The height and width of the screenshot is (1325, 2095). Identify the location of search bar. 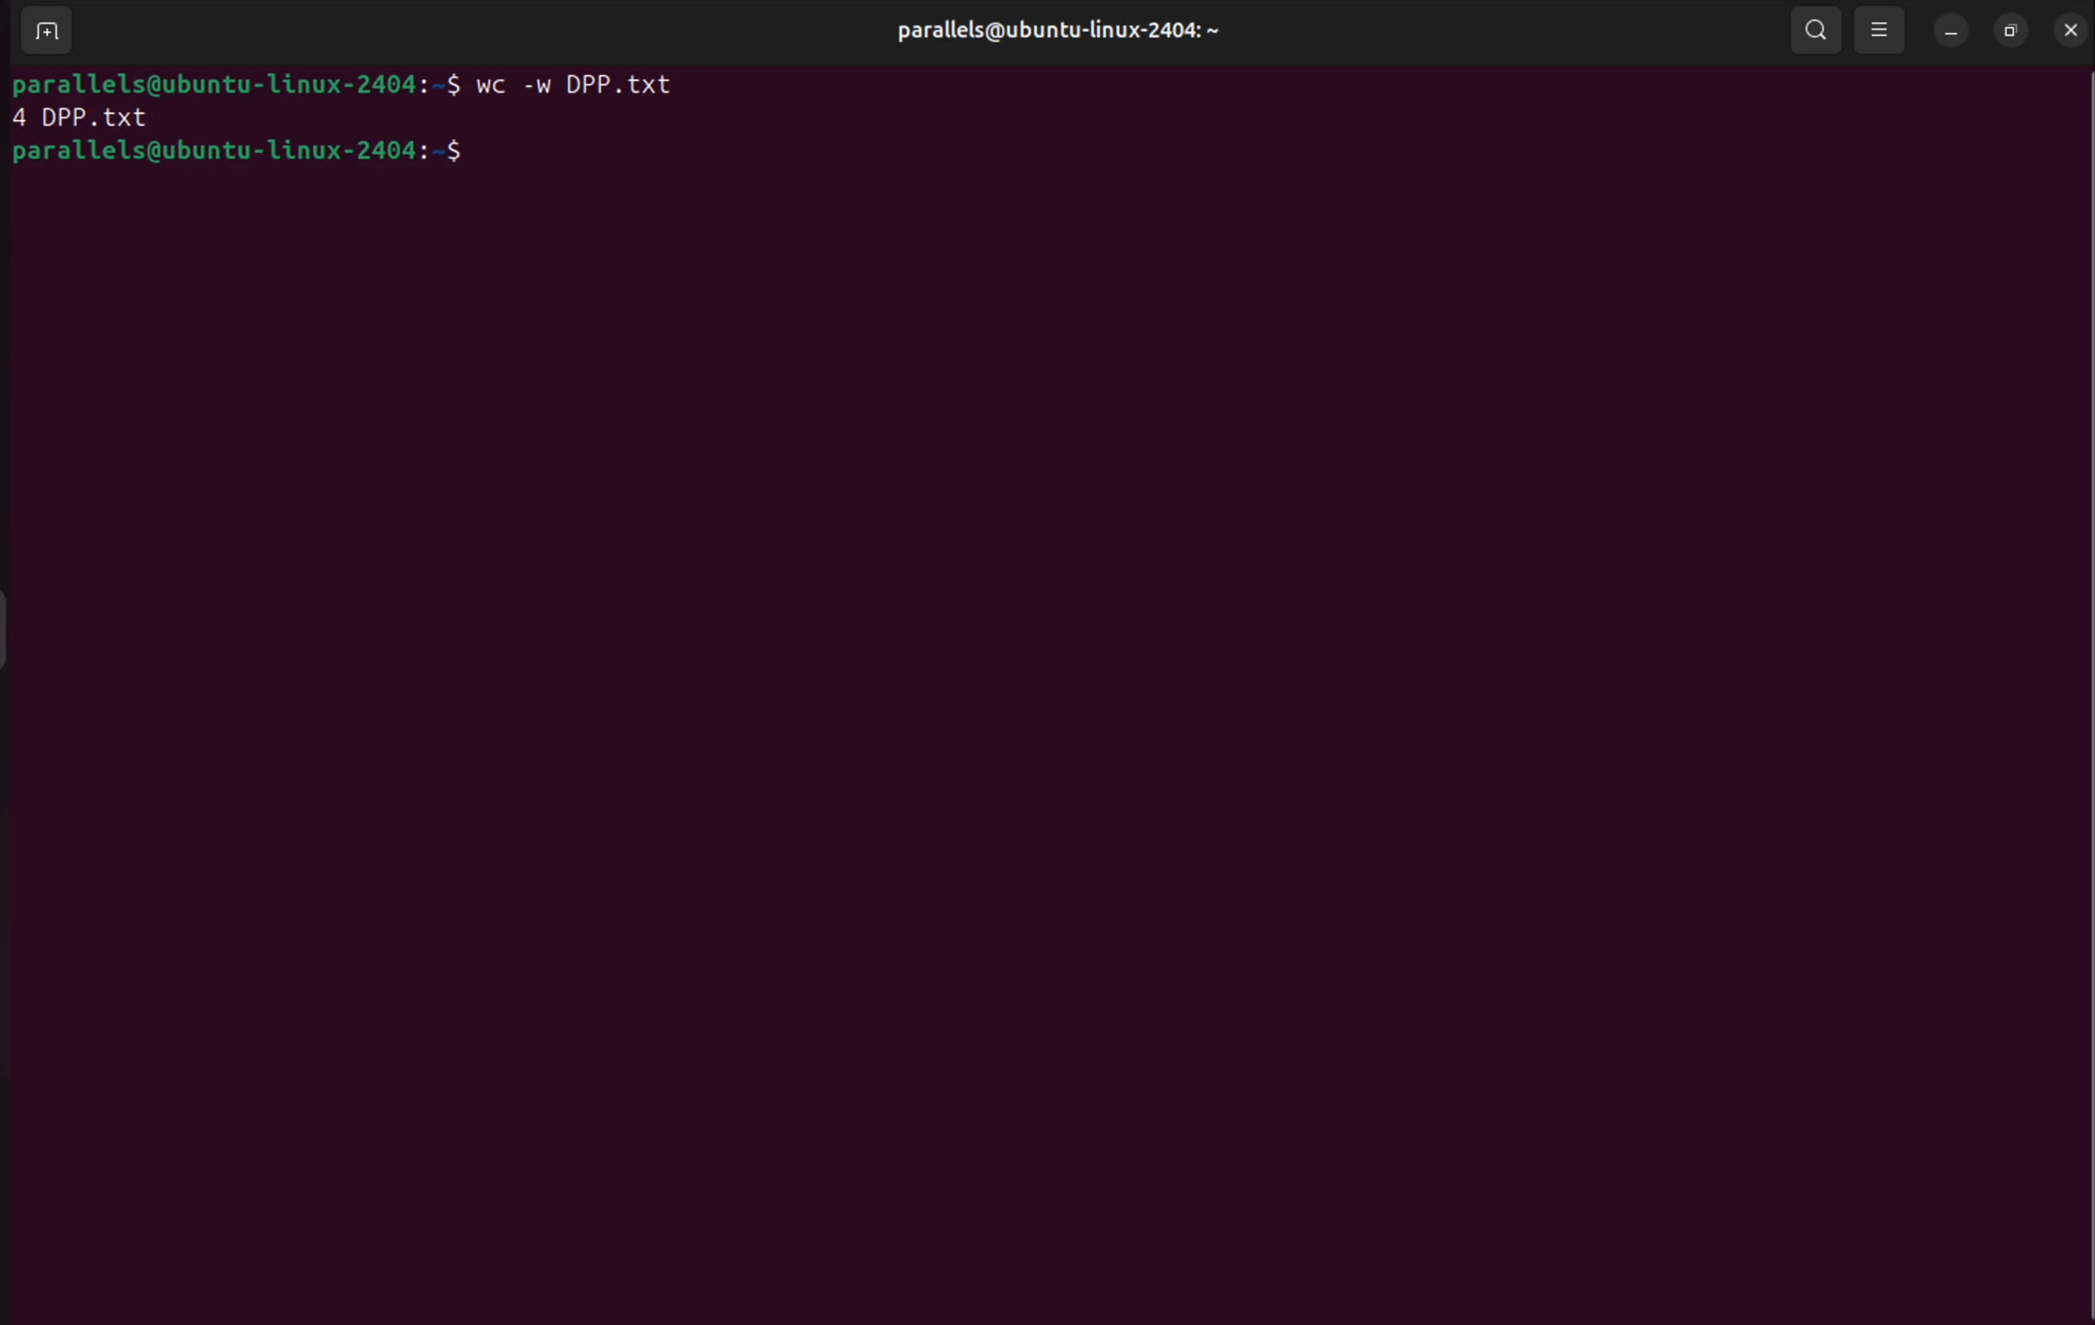
(1817, 31).